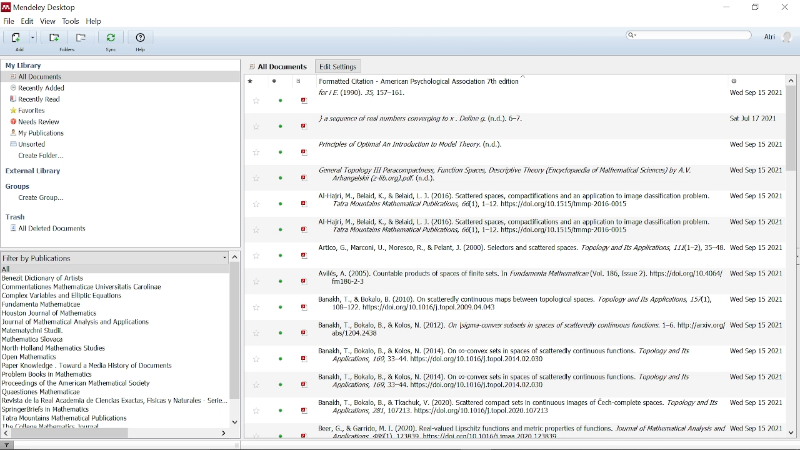 The height and width of the screenshot is (450, 800). What do you see at coordinates (303, 434) in the screenshot?
I see `pdf` at bounding box center [303, 434].